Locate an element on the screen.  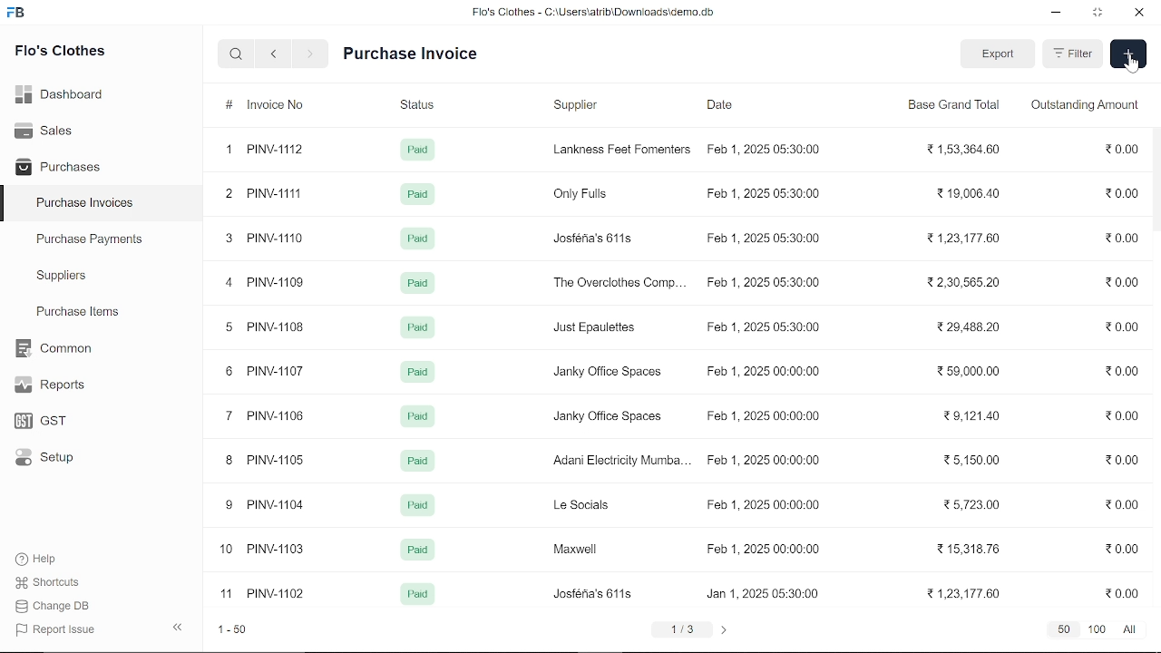
8 PINV-1105 Paid Adani Electricity Mumba... Feb 1, 2025 00:00:00 25,150.00 0.00 is located at coordinates (685, 464).